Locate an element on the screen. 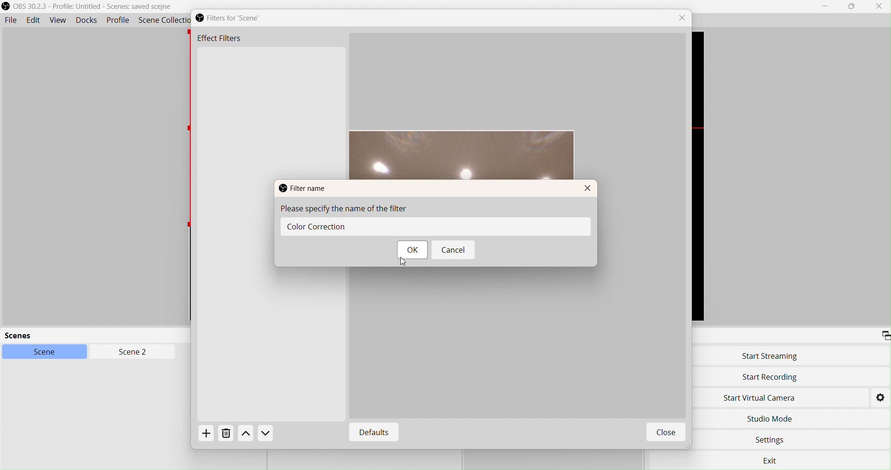  Minimize is located at coordinates (825, 6).